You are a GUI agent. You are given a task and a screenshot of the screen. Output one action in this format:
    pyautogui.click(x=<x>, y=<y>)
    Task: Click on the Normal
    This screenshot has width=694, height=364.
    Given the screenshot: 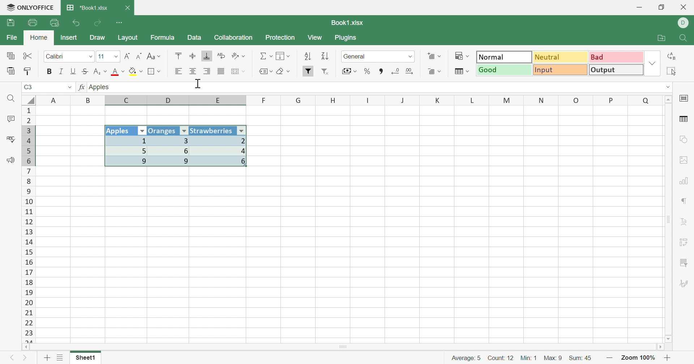 What is the action you would take?
    pyautogui.click(x=504, y=57)
    